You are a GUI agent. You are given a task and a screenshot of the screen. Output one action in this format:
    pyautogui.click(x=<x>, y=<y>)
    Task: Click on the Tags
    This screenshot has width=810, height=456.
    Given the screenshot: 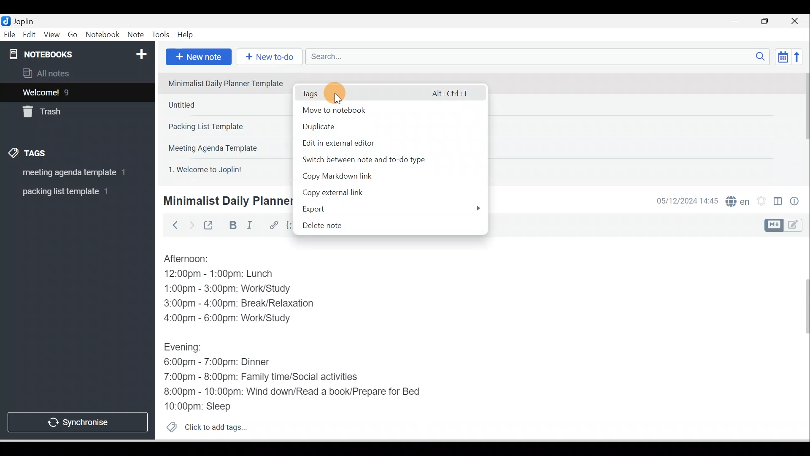 What is the action you would take?
    pyautogui.click(x=389, y=92)
    